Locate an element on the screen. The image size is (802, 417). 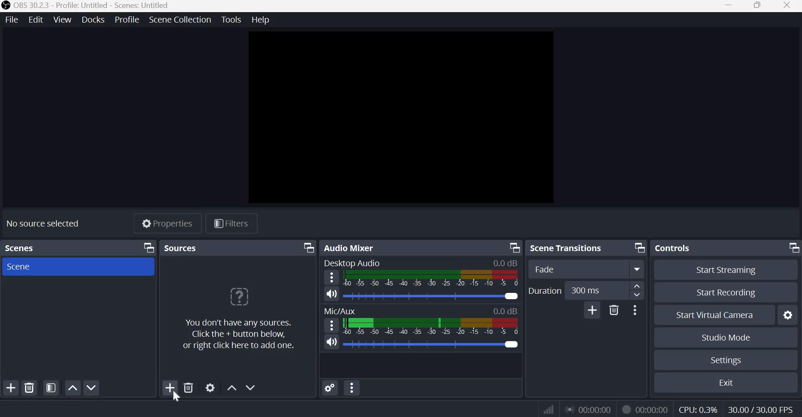
Live Duration Timer is located at coordinates (589, 409).